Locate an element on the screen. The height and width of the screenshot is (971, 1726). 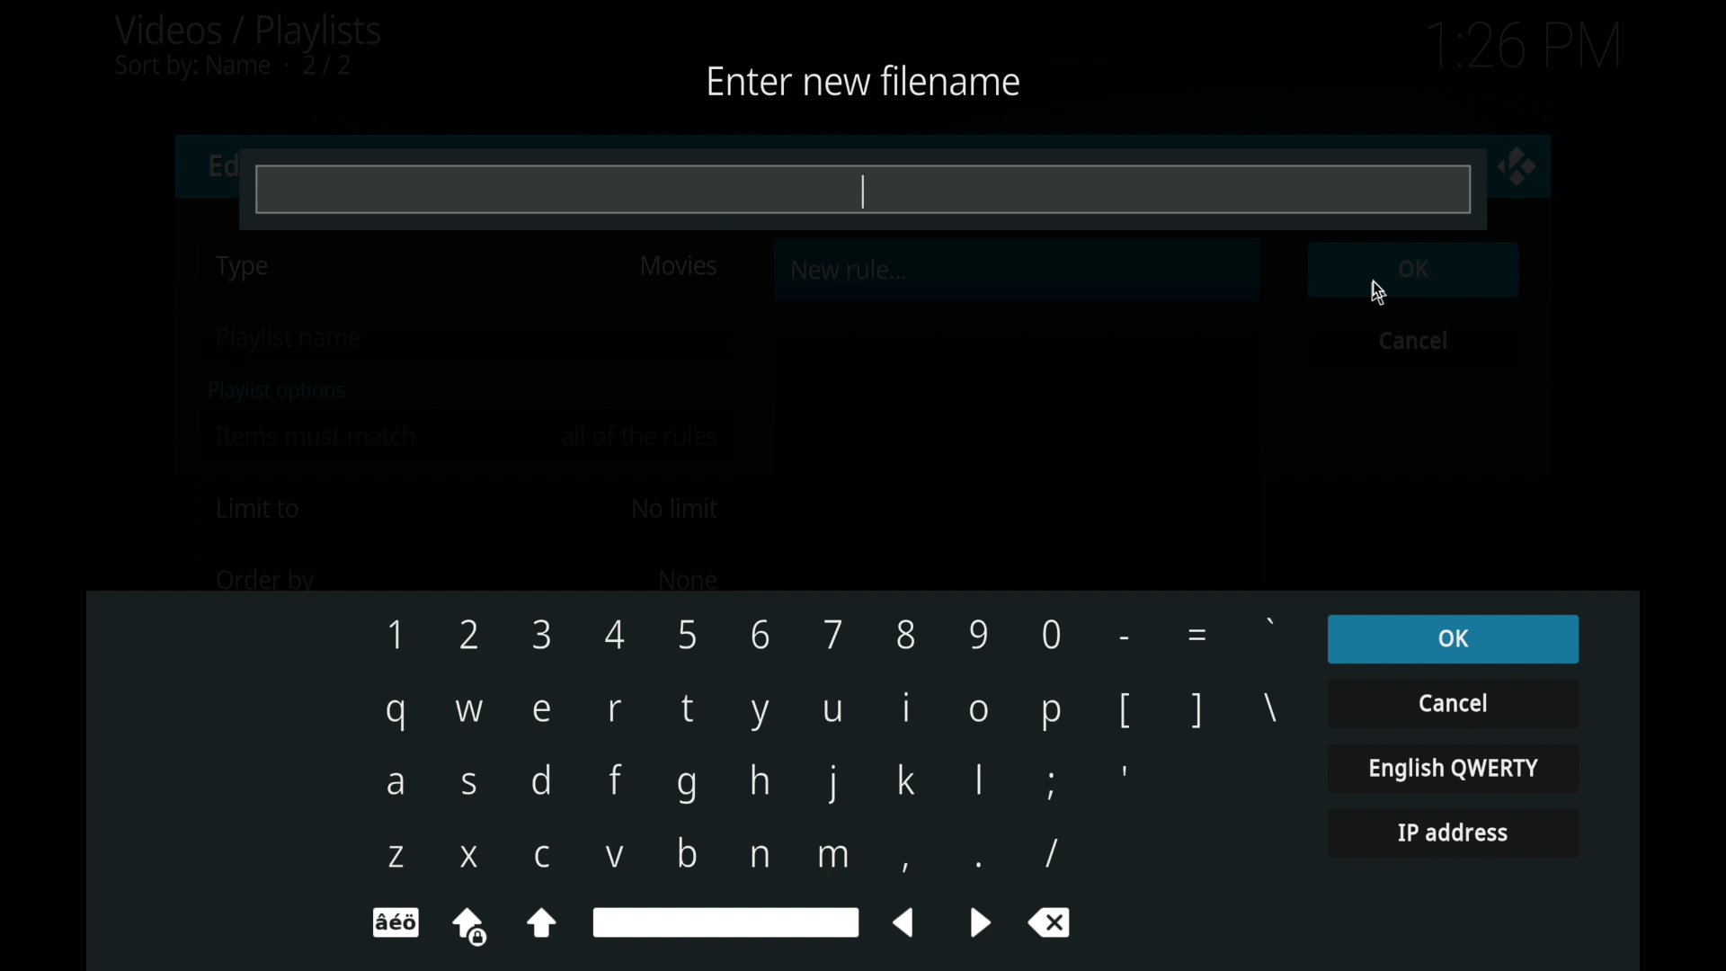
playlist options is located at coordinates (277, 391).